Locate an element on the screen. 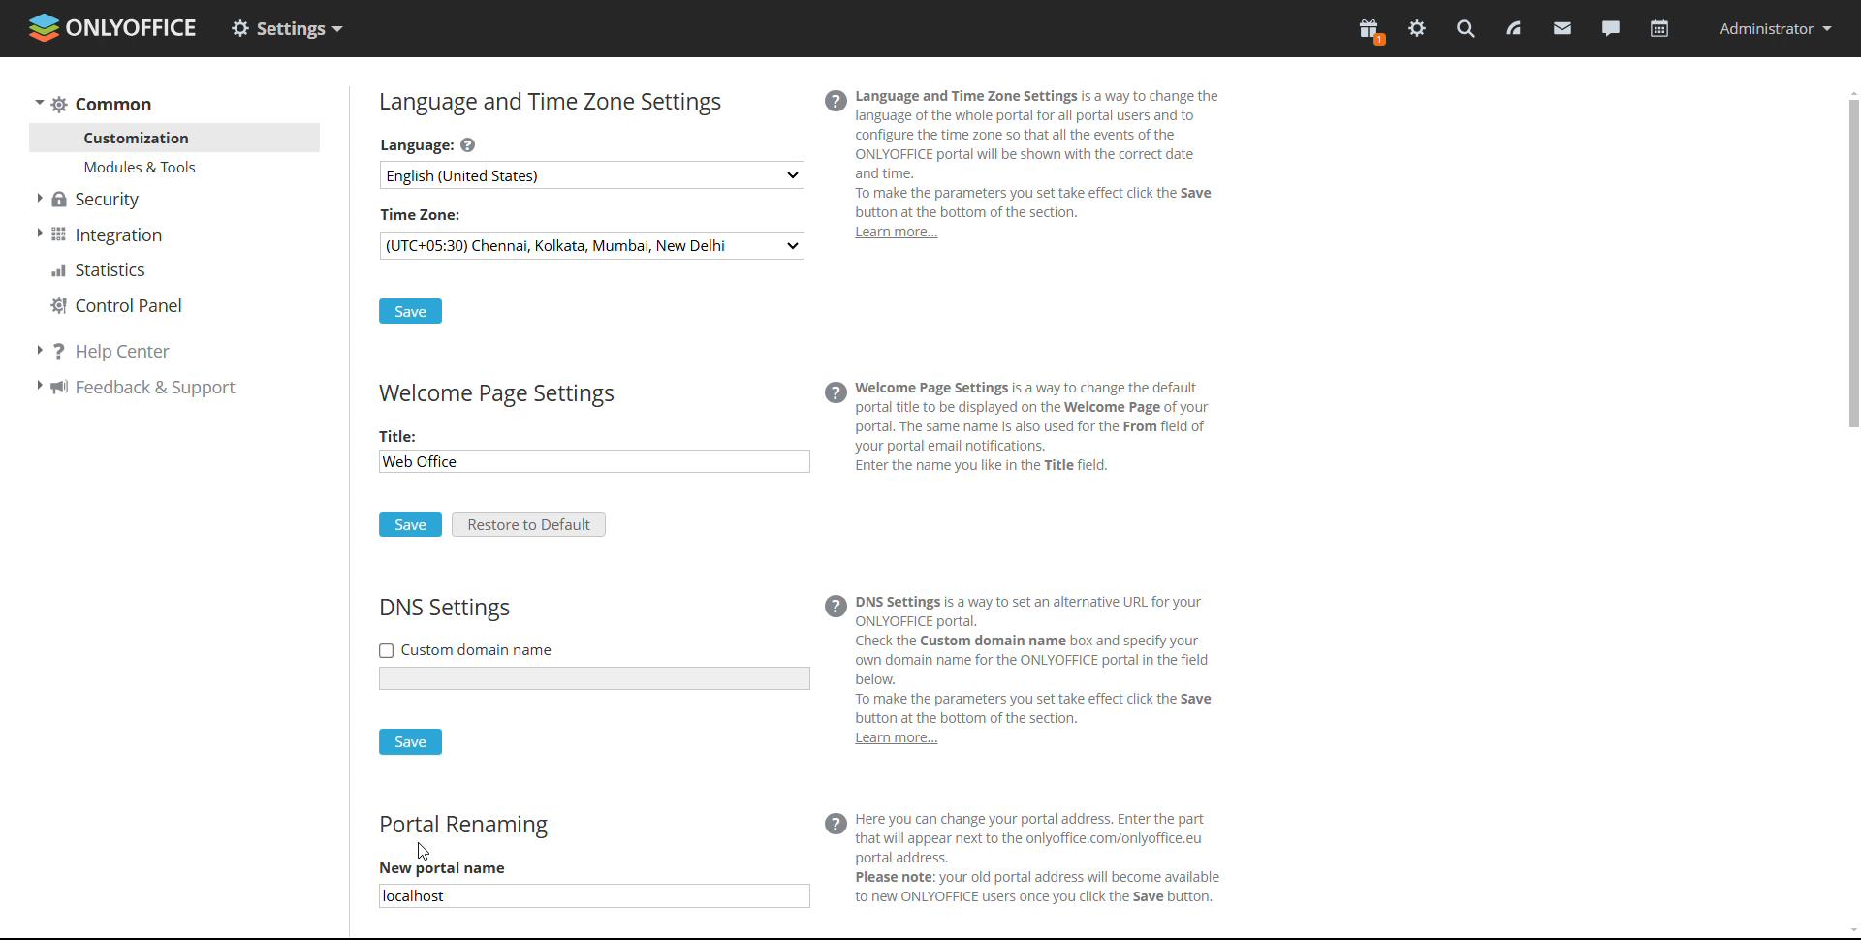 The height and width of the screenshot is (940, 1861). Title: is located at coordinates (399, 436).